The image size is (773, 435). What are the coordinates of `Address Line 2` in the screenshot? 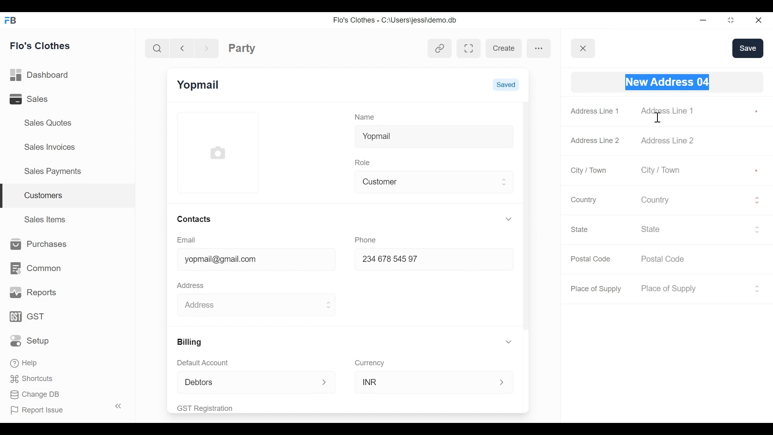 It's located at (595, 138).